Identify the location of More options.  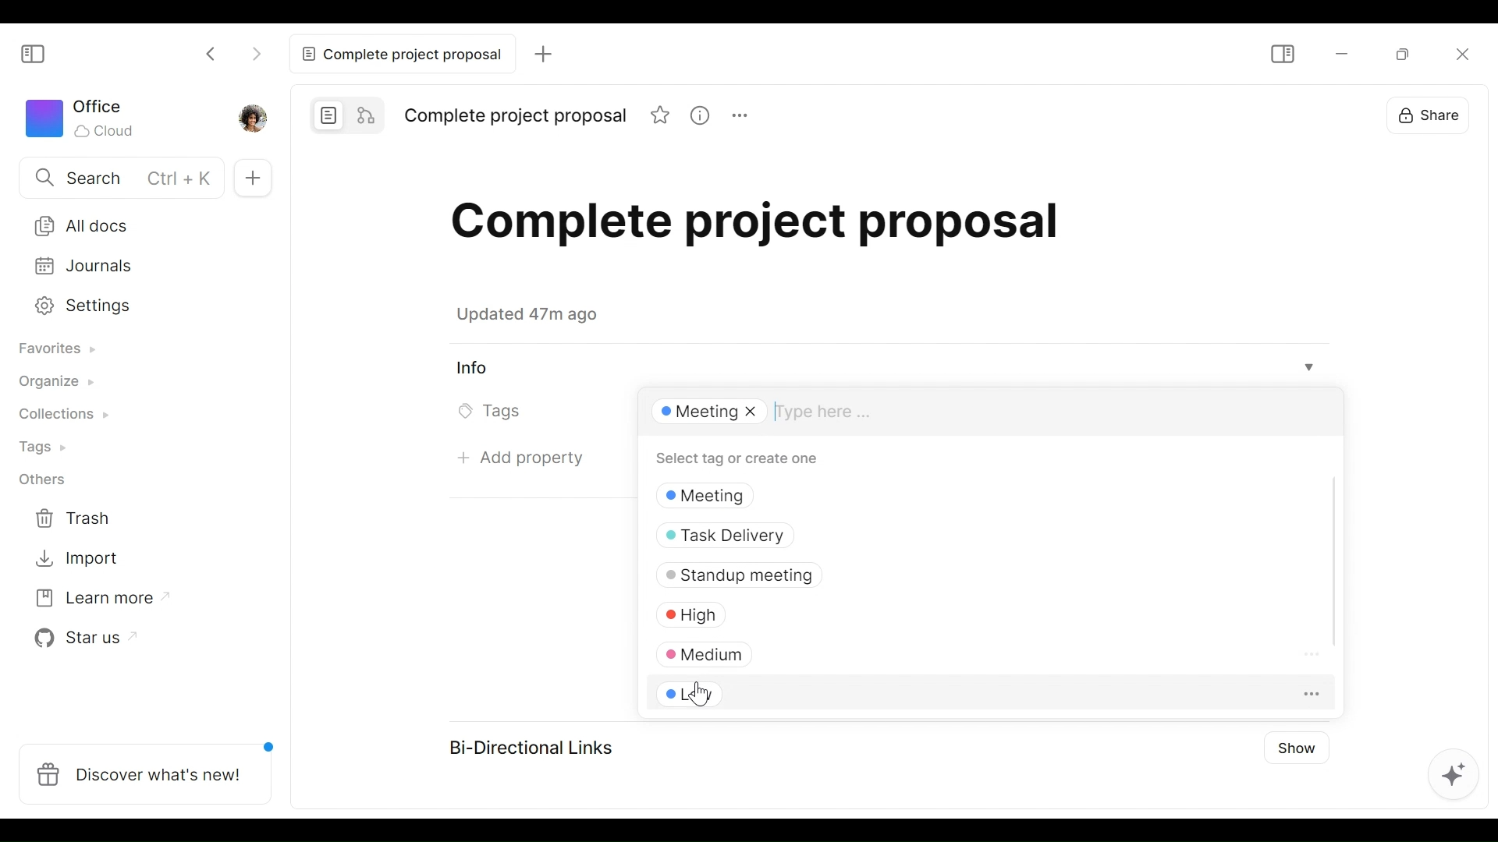
(1312, 656).